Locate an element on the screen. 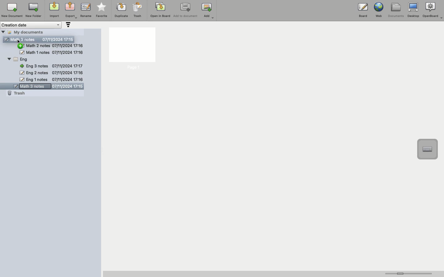 This screenshot has height=277, width=444. Ad is located at coordinates (208, 11).